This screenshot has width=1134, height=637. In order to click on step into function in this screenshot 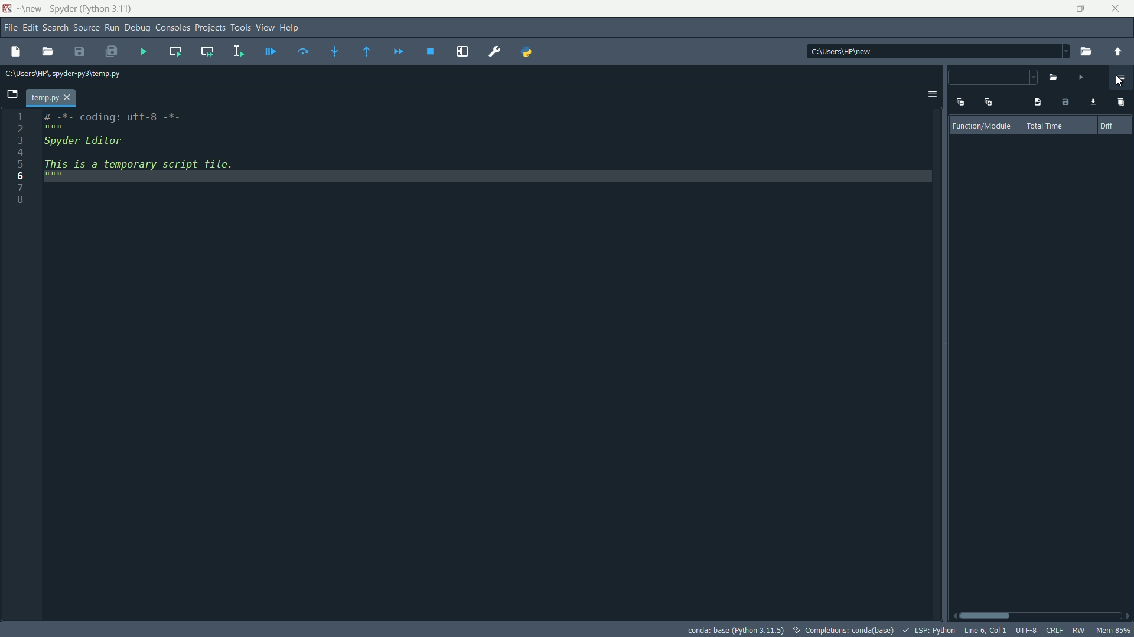, I will do `click(335, 52)`.